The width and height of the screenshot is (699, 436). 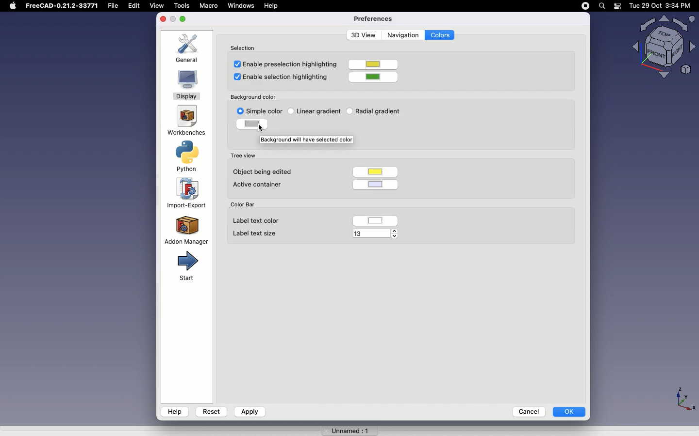 What do you see at coordinates (173, 20) in the screenshot?
I see `minimise` at bounding box center [173, 20].